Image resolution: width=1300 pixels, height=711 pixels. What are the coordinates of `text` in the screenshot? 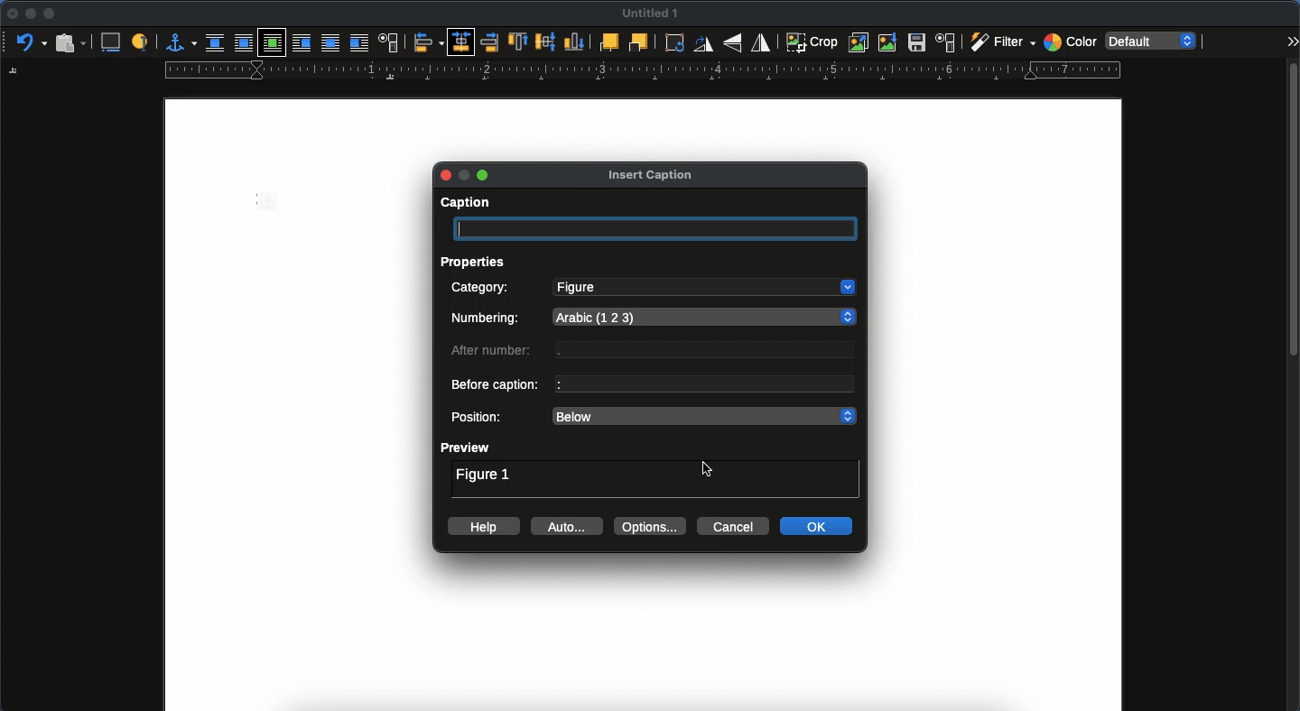 It's located at (711, 351).